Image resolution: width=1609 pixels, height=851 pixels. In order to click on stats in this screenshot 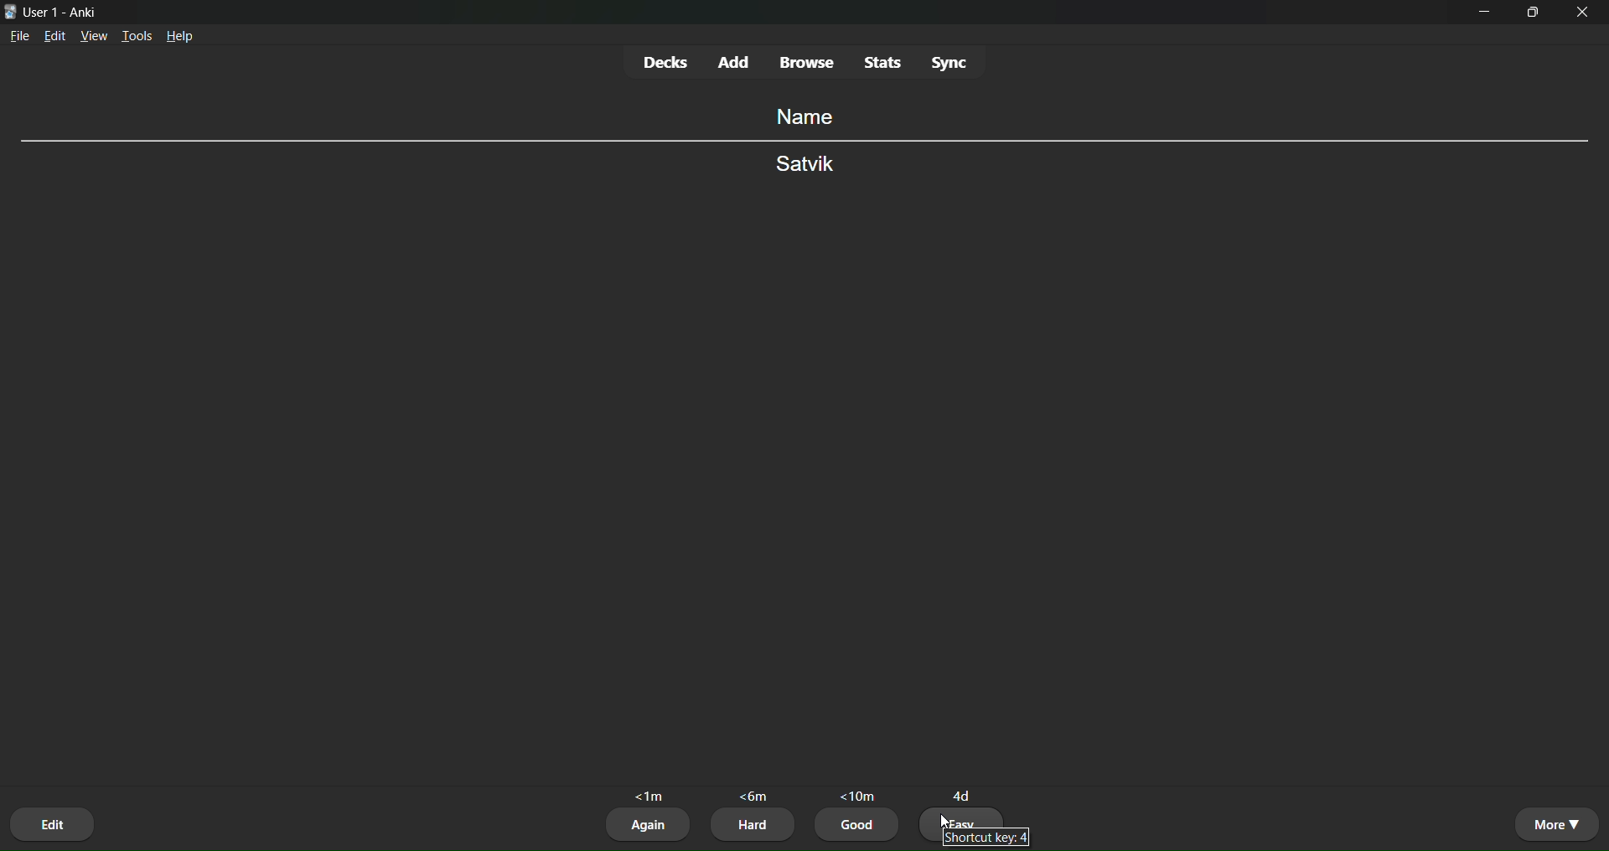, I will do `click(882, 61)`.